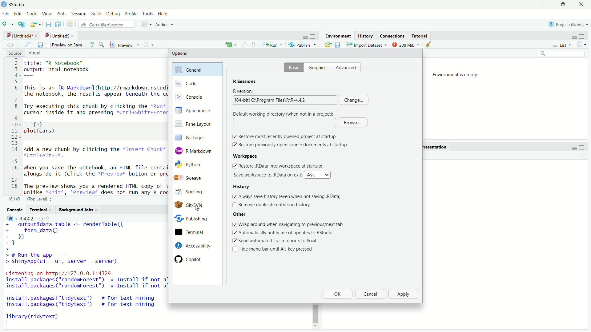  I want to click on check box, so click(233, 225).